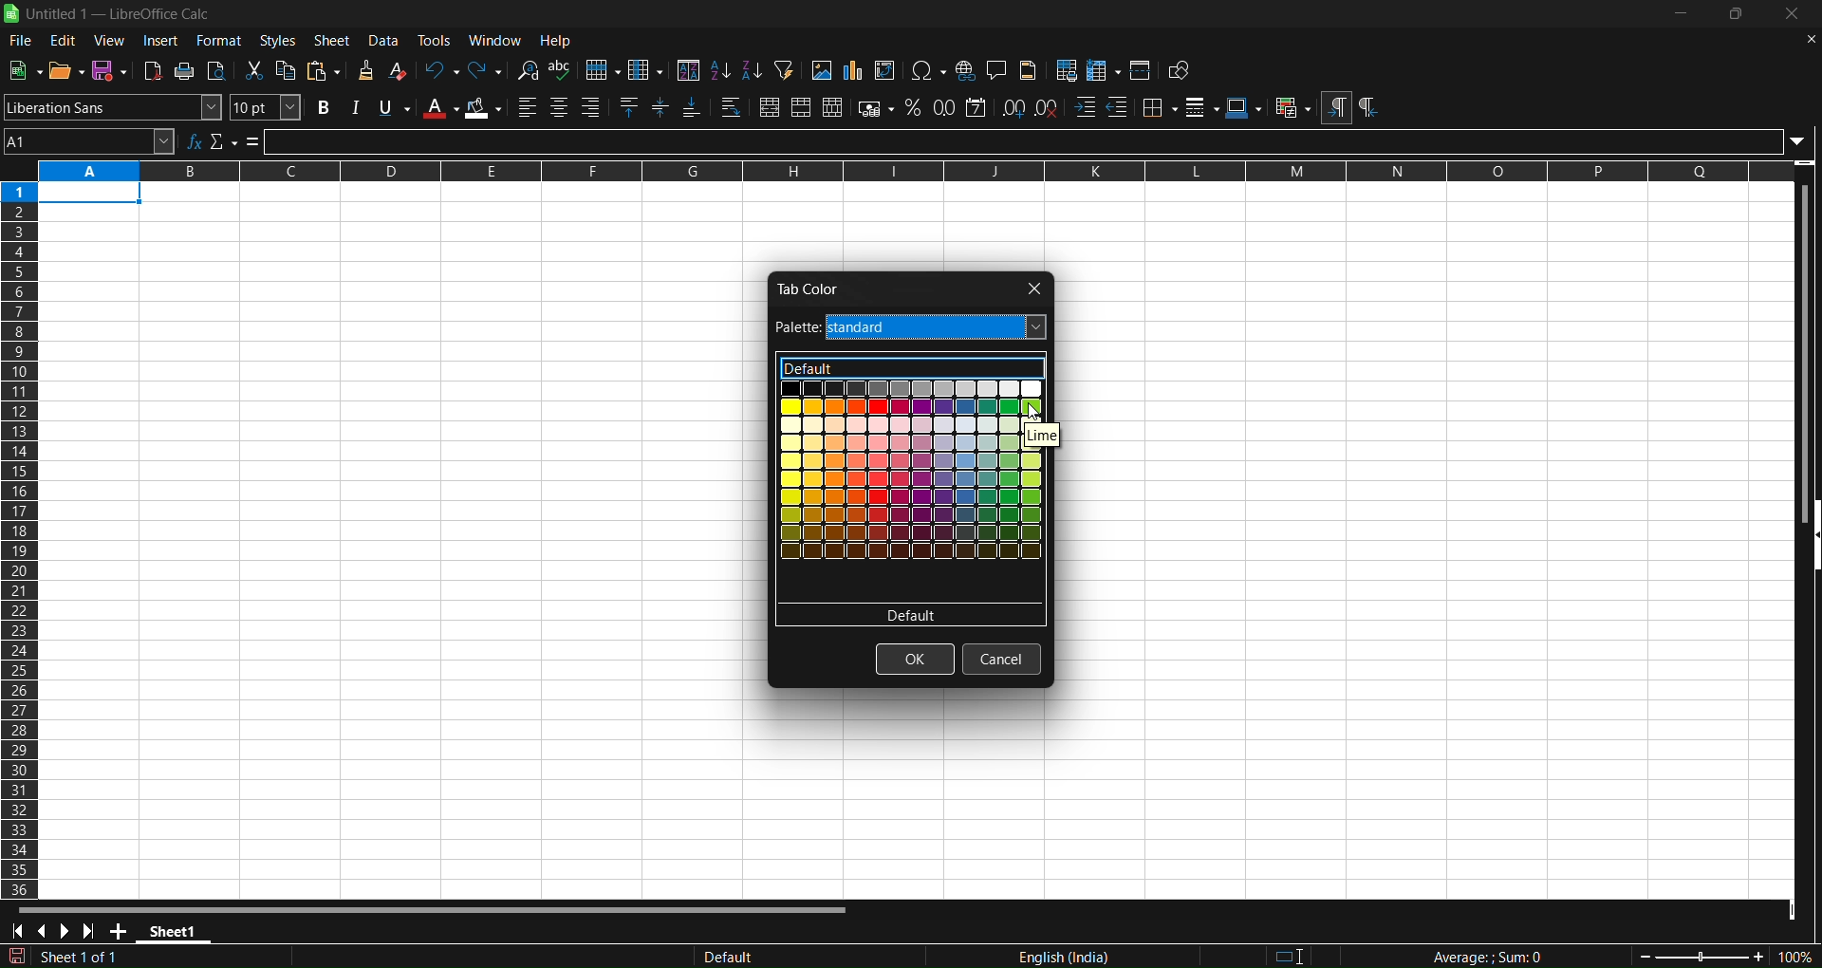  I want to click on align top, so click(631, 108).